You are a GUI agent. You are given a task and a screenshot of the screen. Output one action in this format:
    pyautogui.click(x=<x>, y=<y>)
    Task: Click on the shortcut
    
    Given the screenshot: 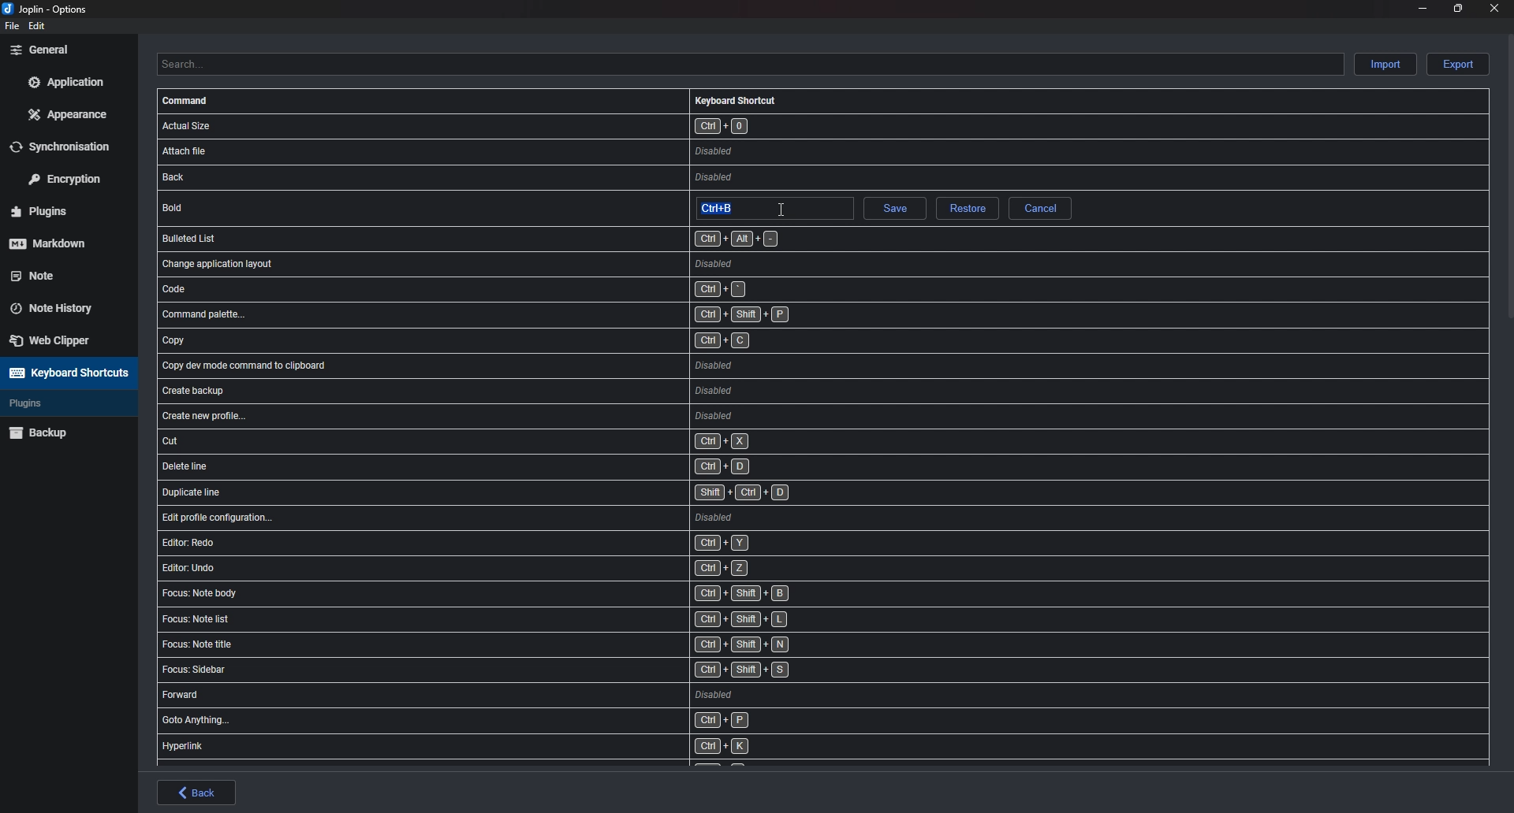 What is the action you would take?
    pyautogui.click(x=531, y=288)
    